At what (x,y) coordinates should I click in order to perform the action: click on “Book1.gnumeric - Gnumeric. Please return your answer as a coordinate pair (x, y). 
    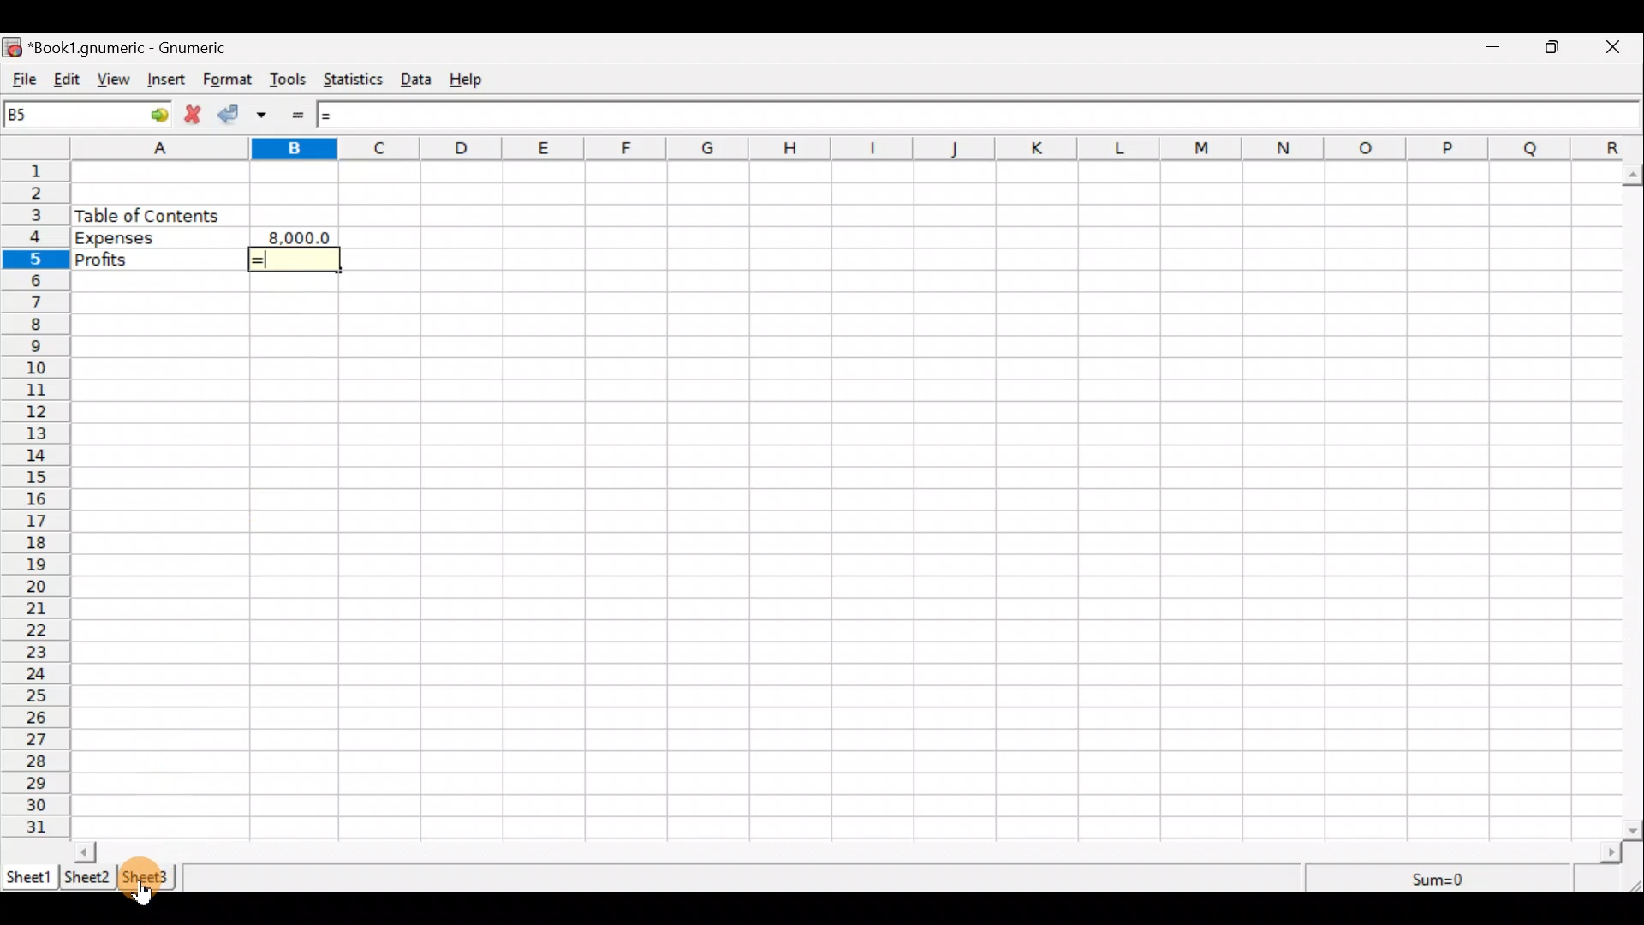
    Looking at the image, I should click on (137, 48).